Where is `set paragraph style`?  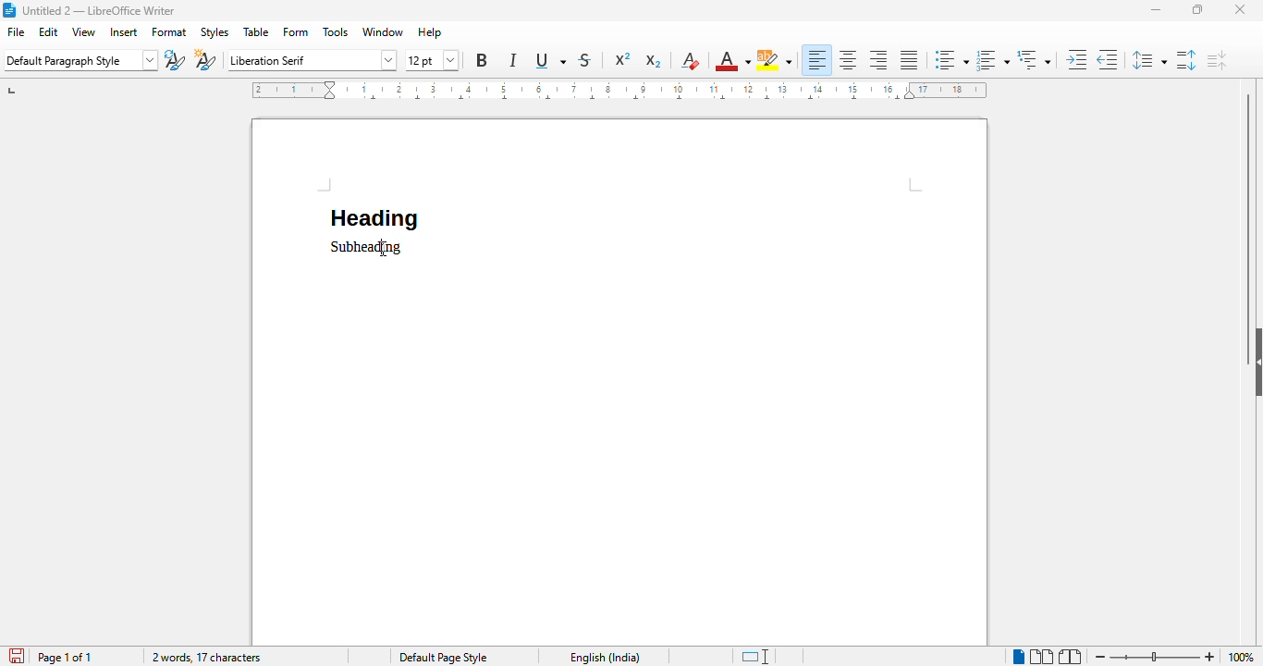 set paragraph style is located at coordinates (81, 61).